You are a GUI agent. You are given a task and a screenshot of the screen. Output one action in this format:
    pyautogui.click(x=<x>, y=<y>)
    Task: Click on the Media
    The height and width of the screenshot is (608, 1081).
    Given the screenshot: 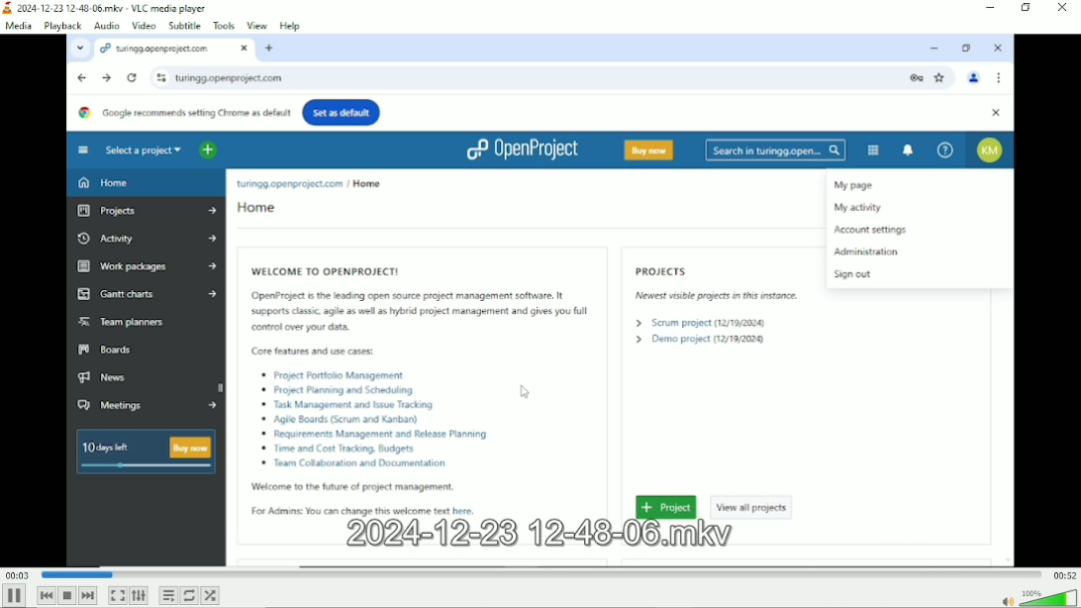 What is the action you would take?
    pyautogui.click(x=18, y=26)
    